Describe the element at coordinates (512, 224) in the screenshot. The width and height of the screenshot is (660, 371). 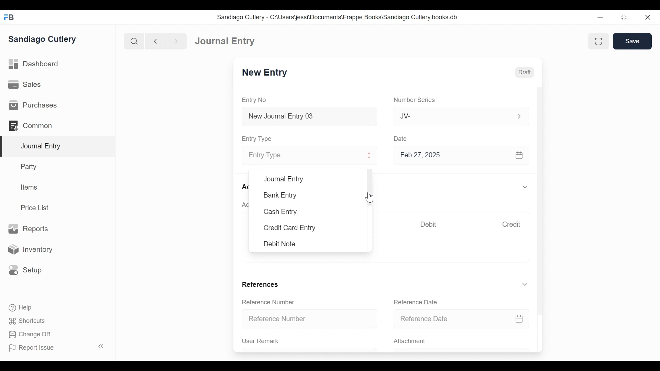
I see `Credit` at that location.